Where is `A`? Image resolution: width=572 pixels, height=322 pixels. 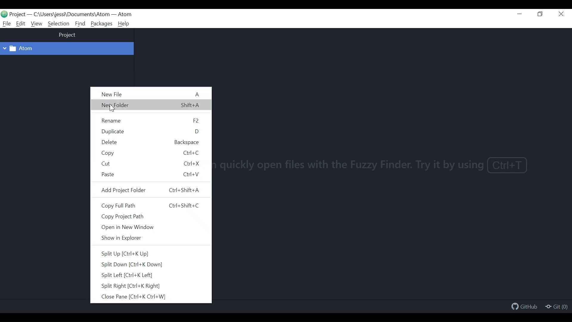 A is located at coordinates (197, 95).